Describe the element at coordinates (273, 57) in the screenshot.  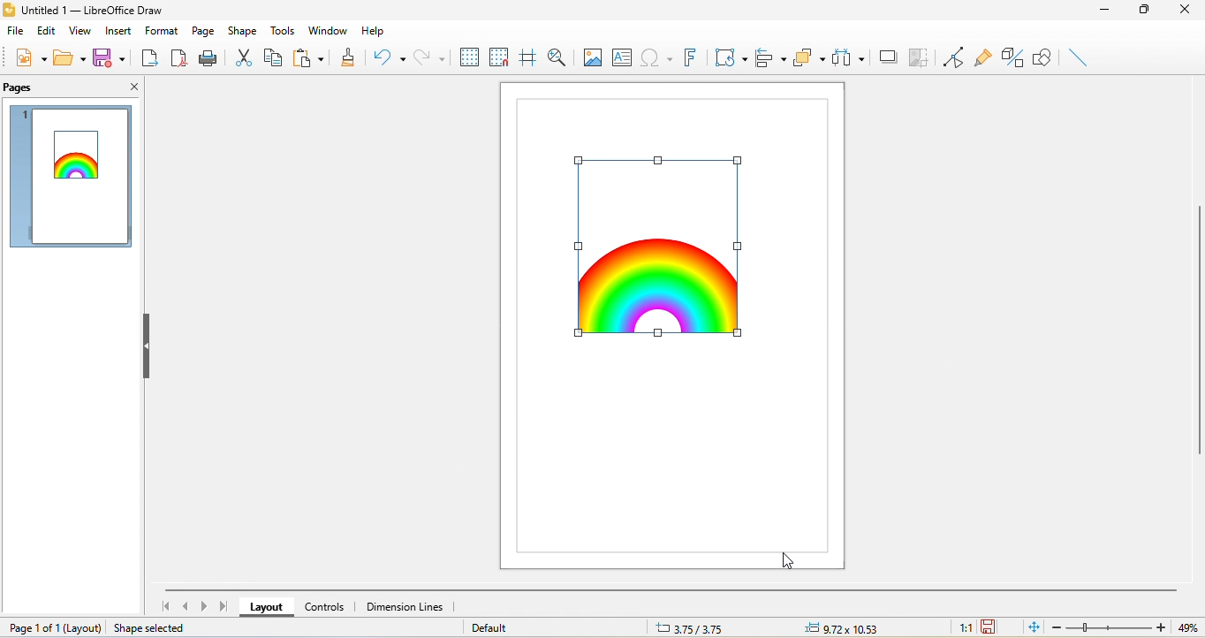
I see `copy` at that location.